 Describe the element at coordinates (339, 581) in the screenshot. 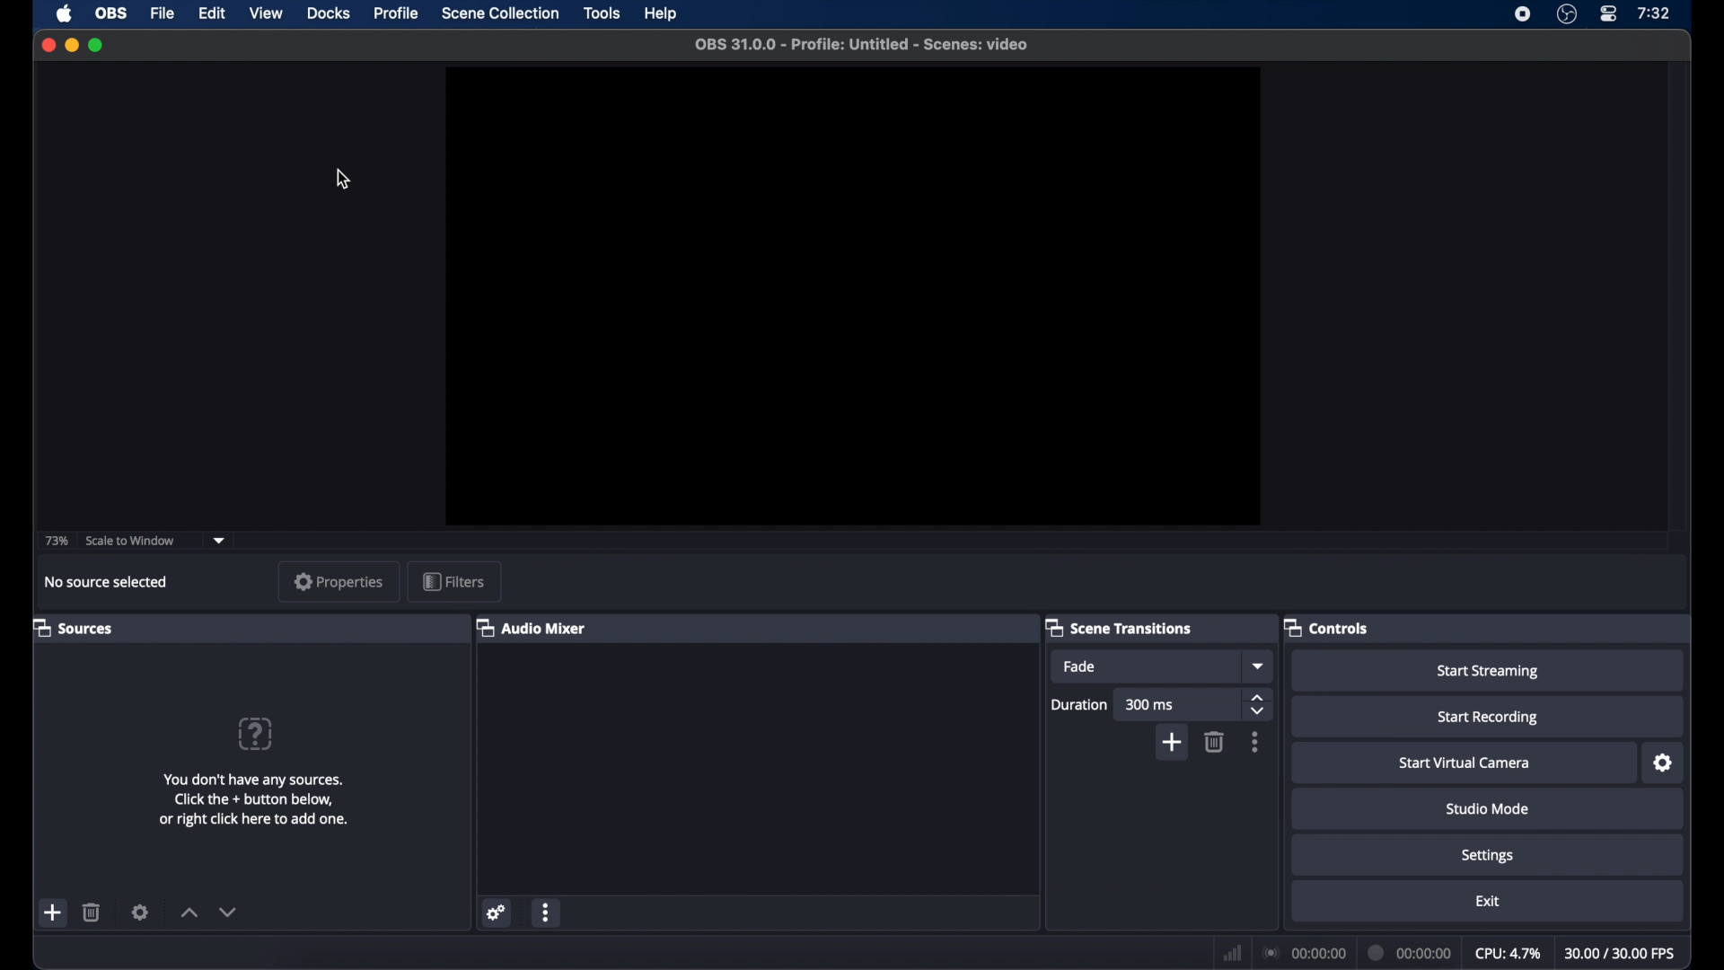

I see `properties` at that location.